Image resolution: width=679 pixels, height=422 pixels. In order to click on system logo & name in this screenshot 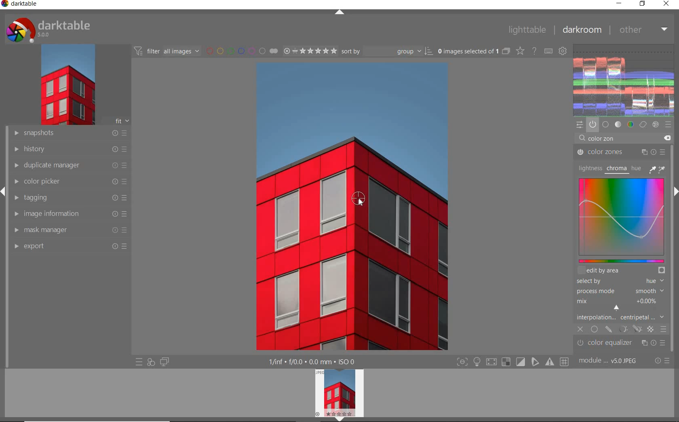, I will do `click(50, 30)`.